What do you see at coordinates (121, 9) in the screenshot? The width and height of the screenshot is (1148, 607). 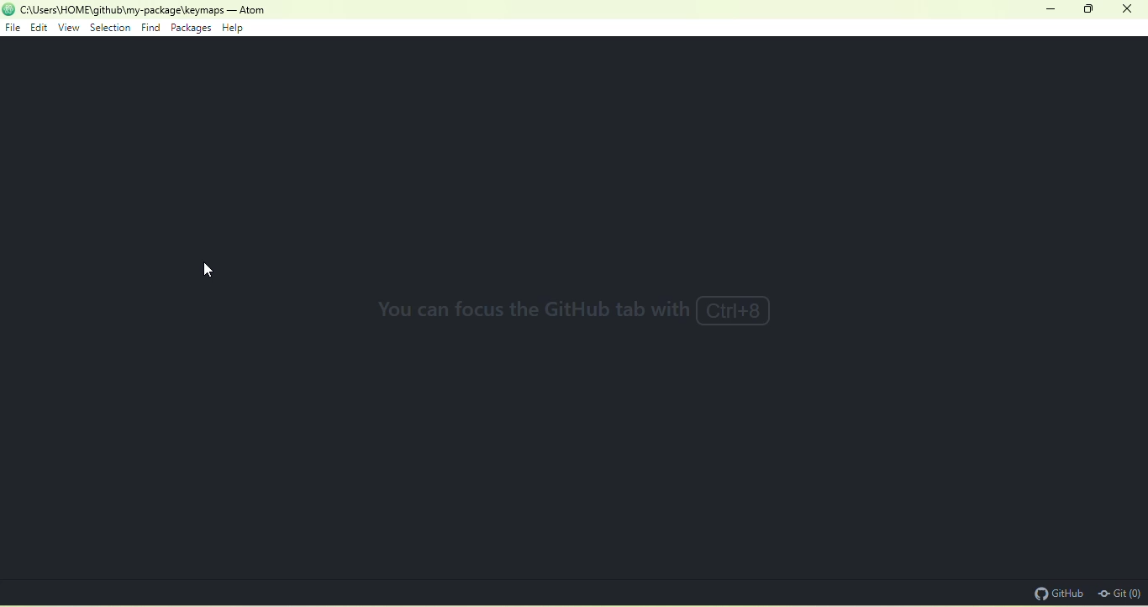 I see `current directory` at bounding box center [121, 9].